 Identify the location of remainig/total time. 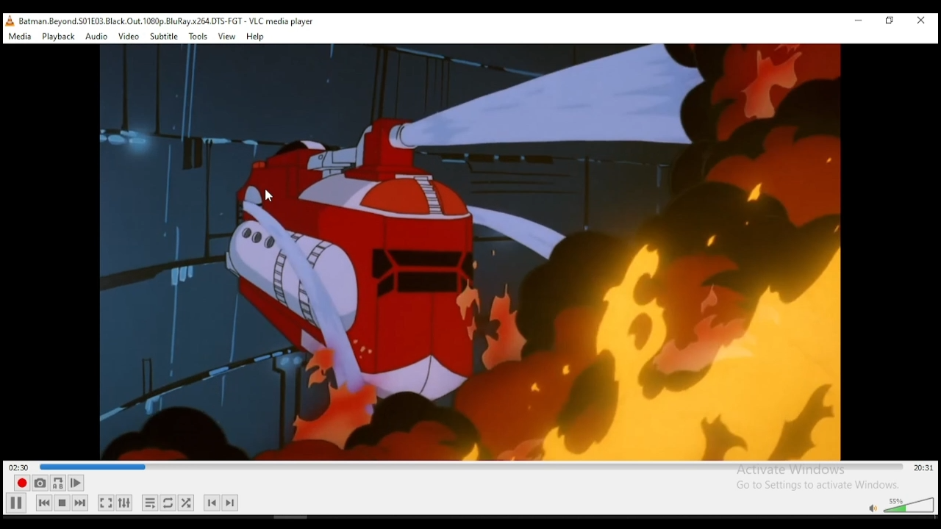
(920, 469).